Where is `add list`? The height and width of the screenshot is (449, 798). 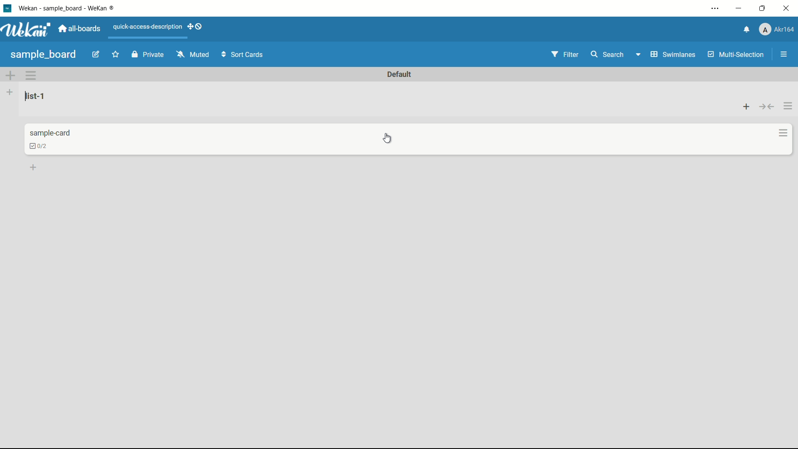
add list is located at coordinates (10, 92).